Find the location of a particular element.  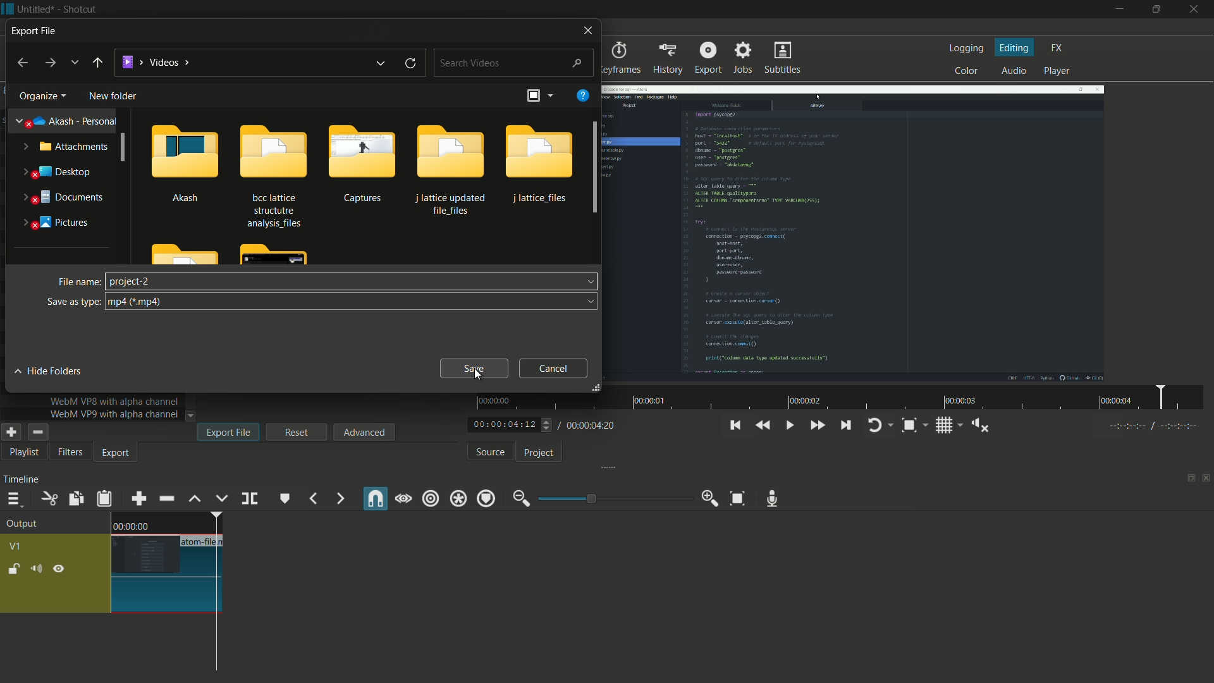

cursor is located at coordinates (478, 374).